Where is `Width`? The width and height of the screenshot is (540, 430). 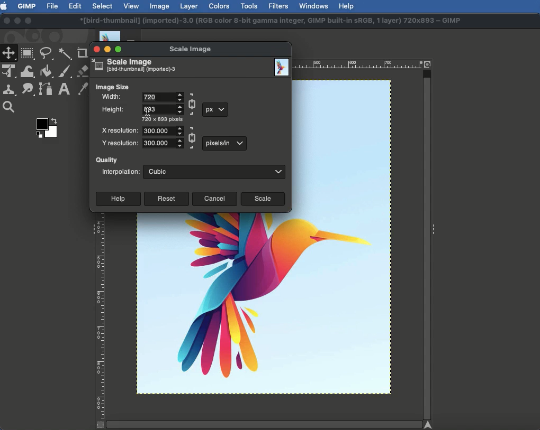 Width is located at coordinates (111, 97).